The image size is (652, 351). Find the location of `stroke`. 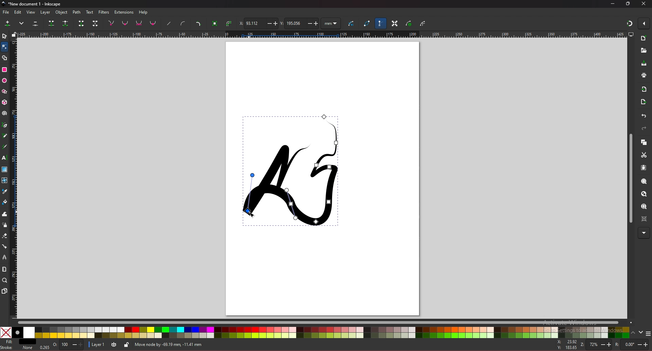

stroke is located at coordinates (17, 349).